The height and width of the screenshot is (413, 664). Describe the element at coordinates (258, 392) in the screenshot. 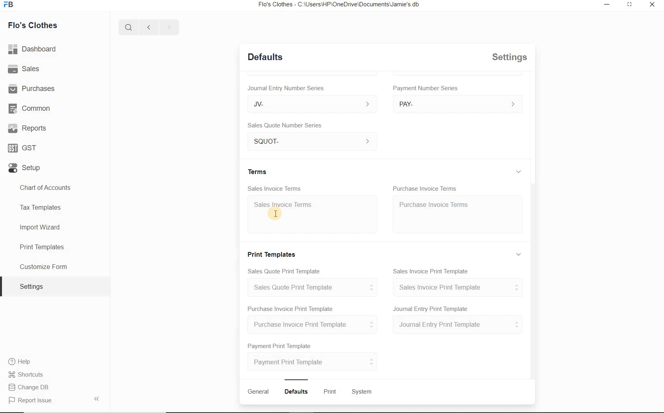

I see `General` at that location.